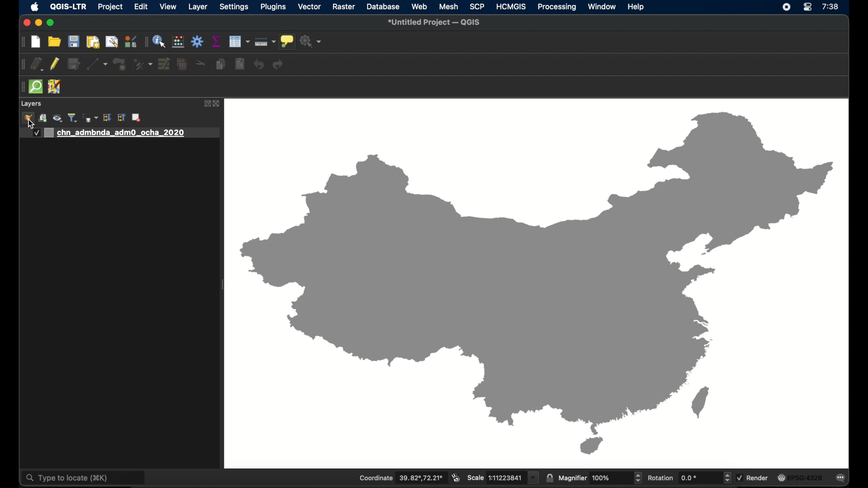 This screenshot has height=488, width=868. What do you see at coordinates (456, 477) in the screenshot?
I see `toggle mouse extents and display position` at bounding box center [456, 477].